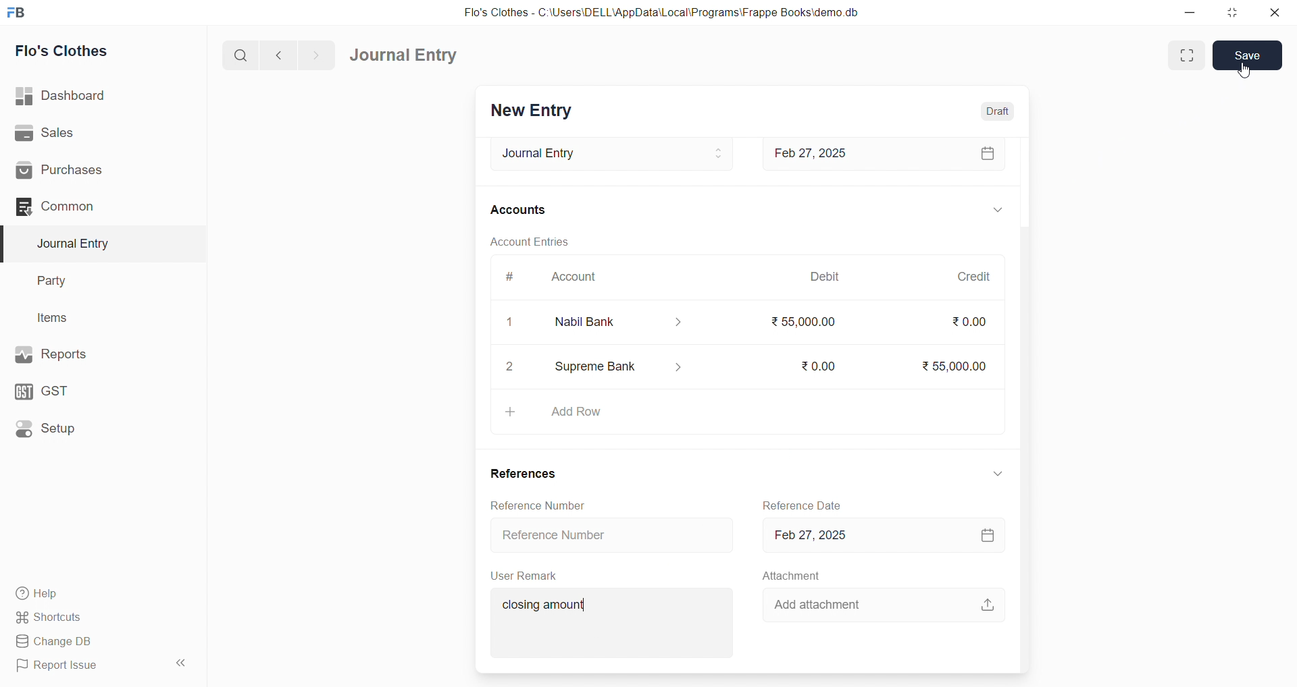 The height and width of the screenshot is (687, 1297). Describe the element at coordinates (280, 56) in the screenshot. I see `navigate backward` at that location.